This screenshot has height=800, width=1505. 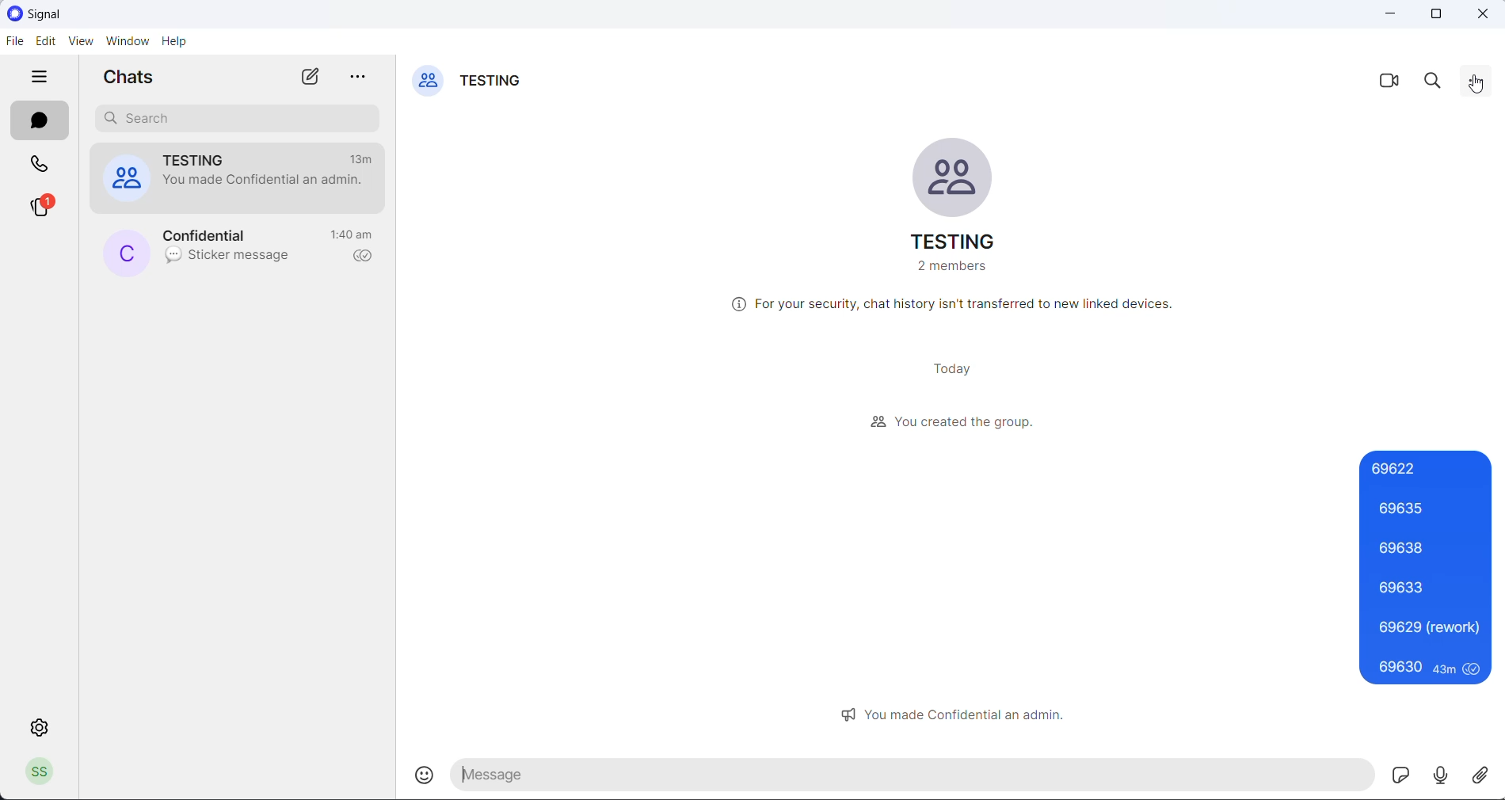 I want to click on group name, so click(x=495, y=83).